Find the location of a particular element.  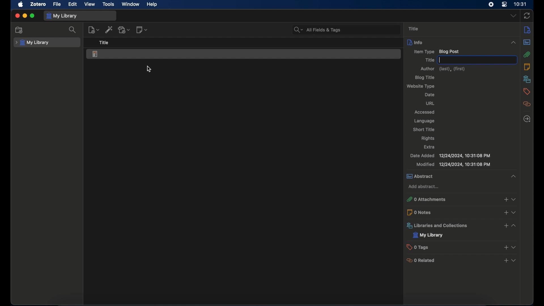

accessed is located at coordinates (425, 112).